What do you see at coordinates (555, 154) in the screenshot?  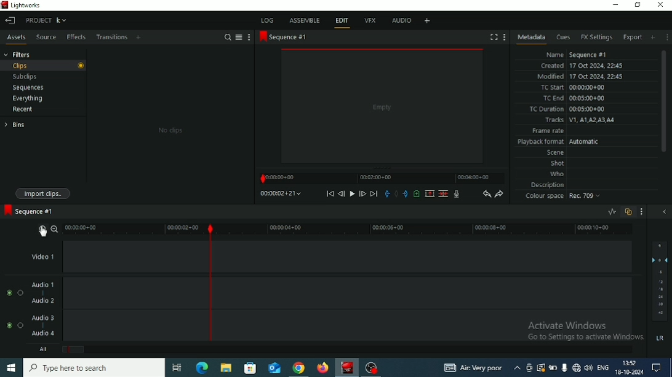 I see `Scene` at bounding box center [555, 154].